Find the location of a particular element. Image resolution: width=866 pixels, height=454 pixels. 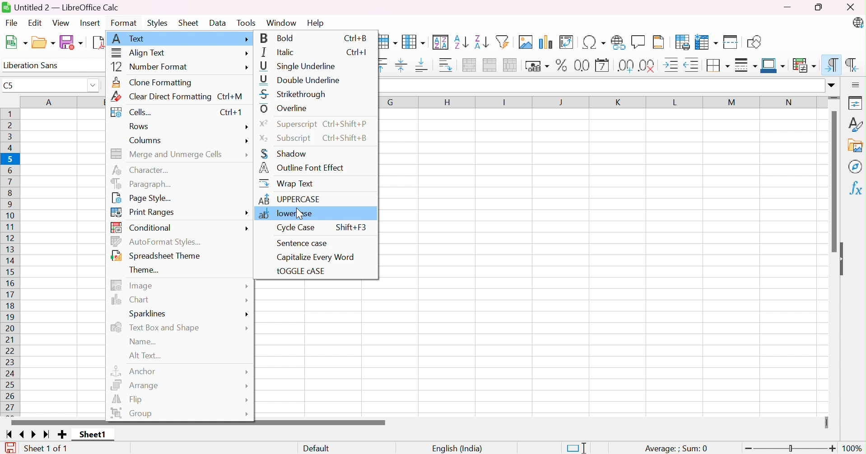

Row Numbers is located at coordinates (12, 261).